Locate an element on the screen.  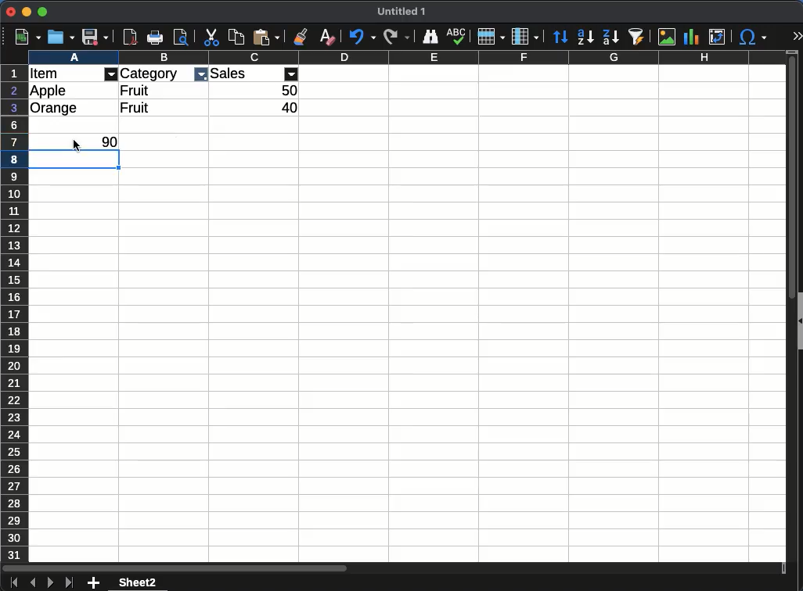
copy is located at coordinates (236, 38).